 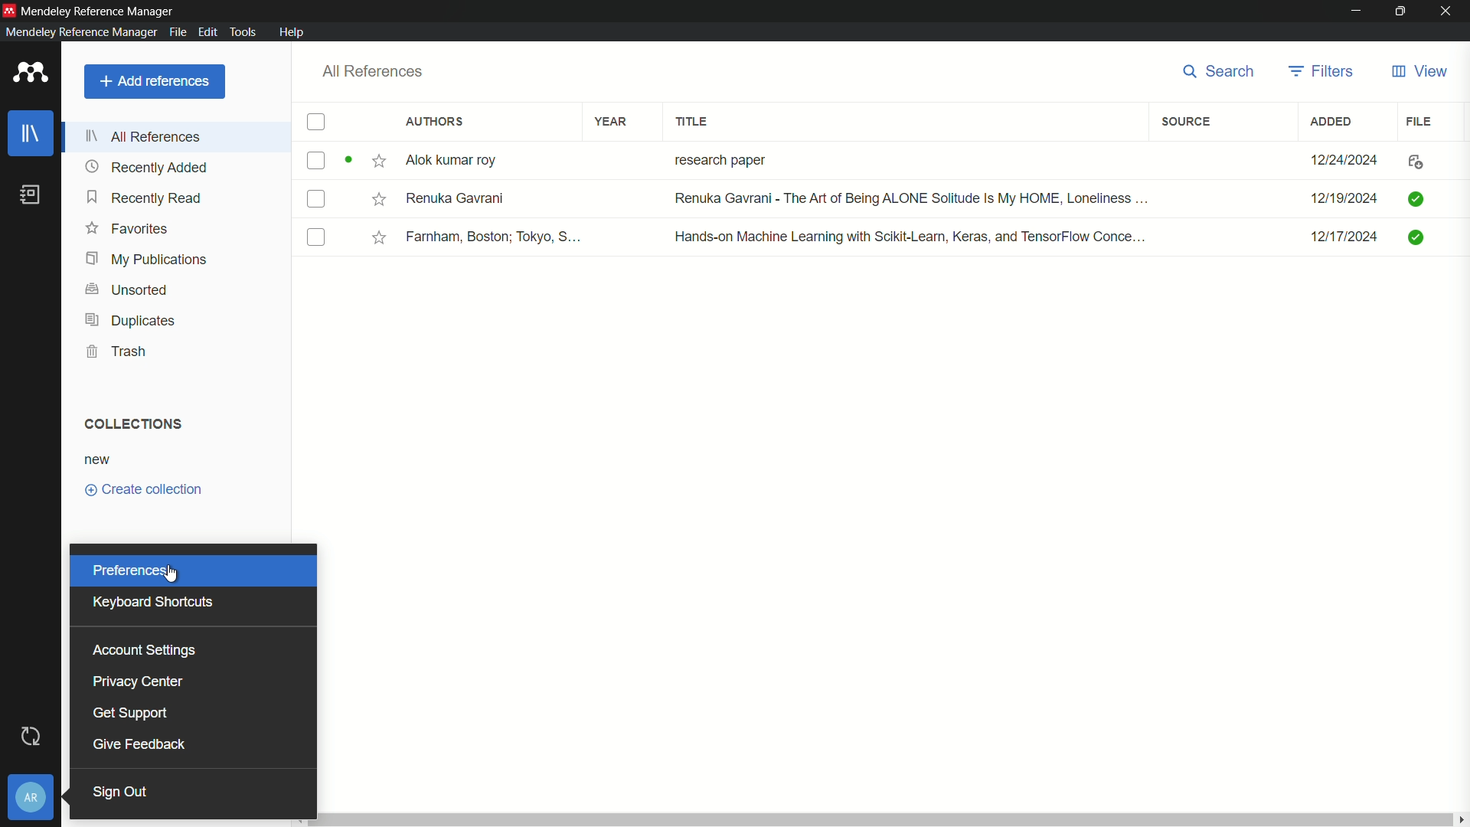 I want to click on preferences, so click(x=135, y=570).